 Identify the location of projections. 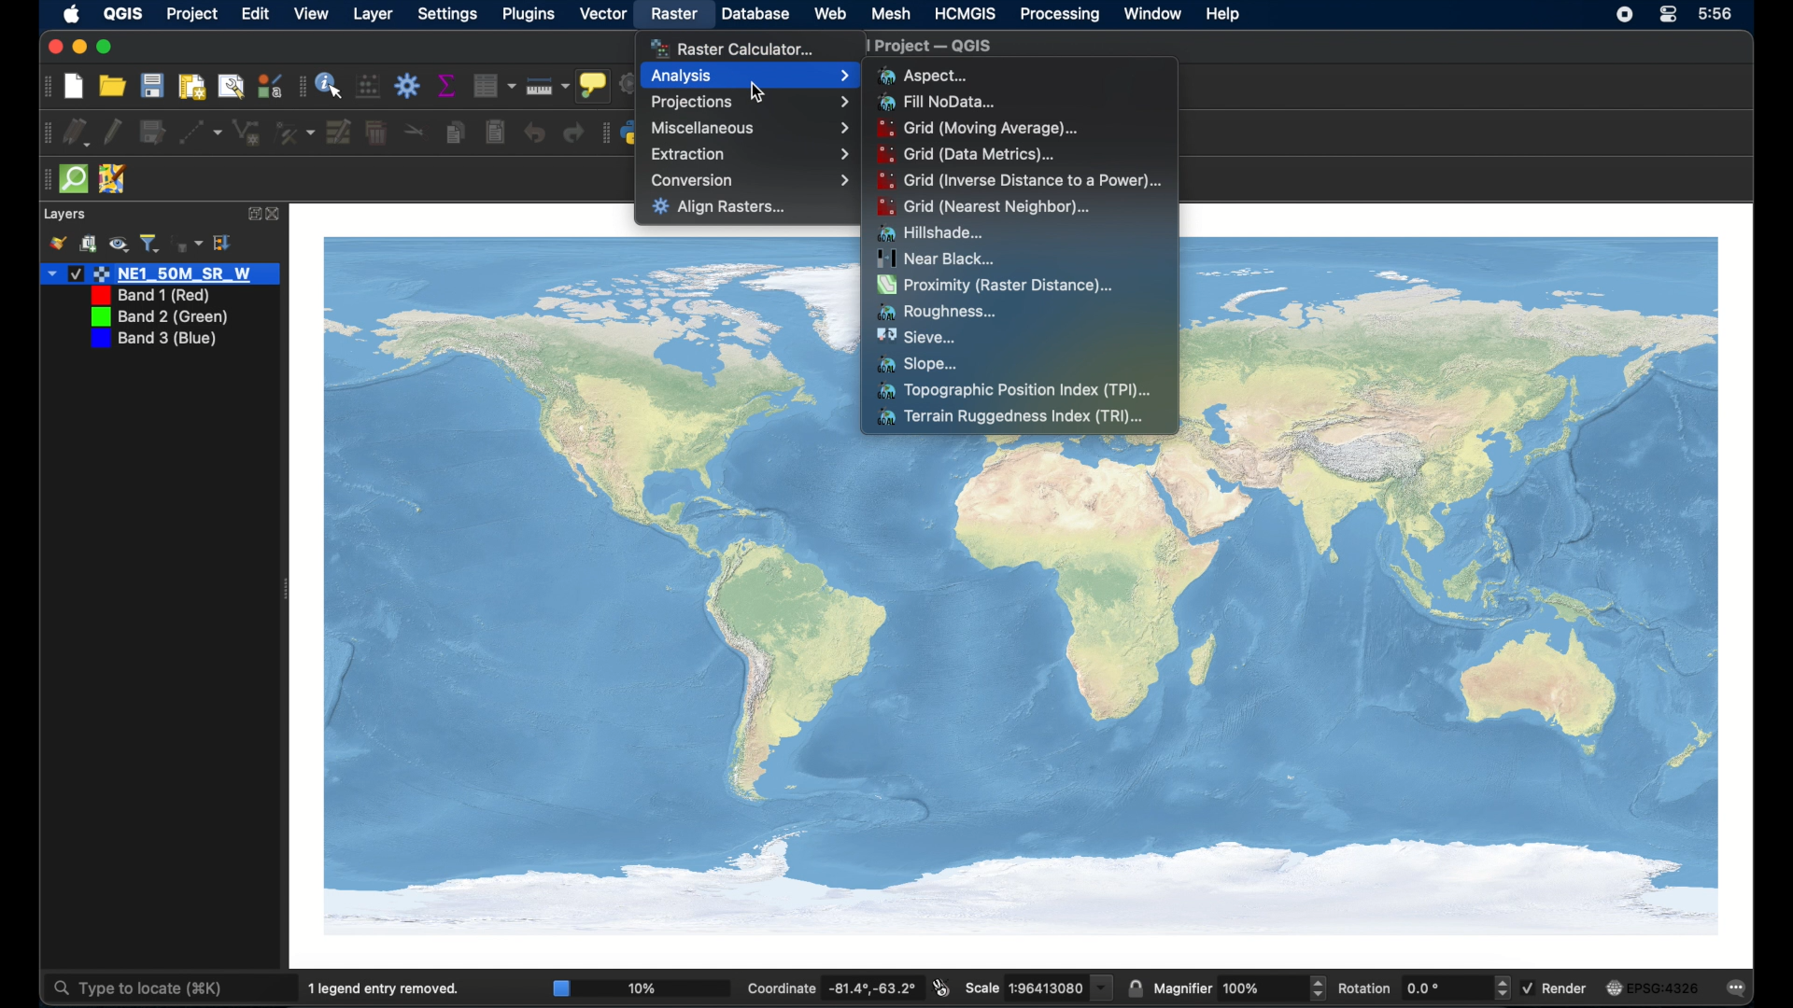
(750, 104).